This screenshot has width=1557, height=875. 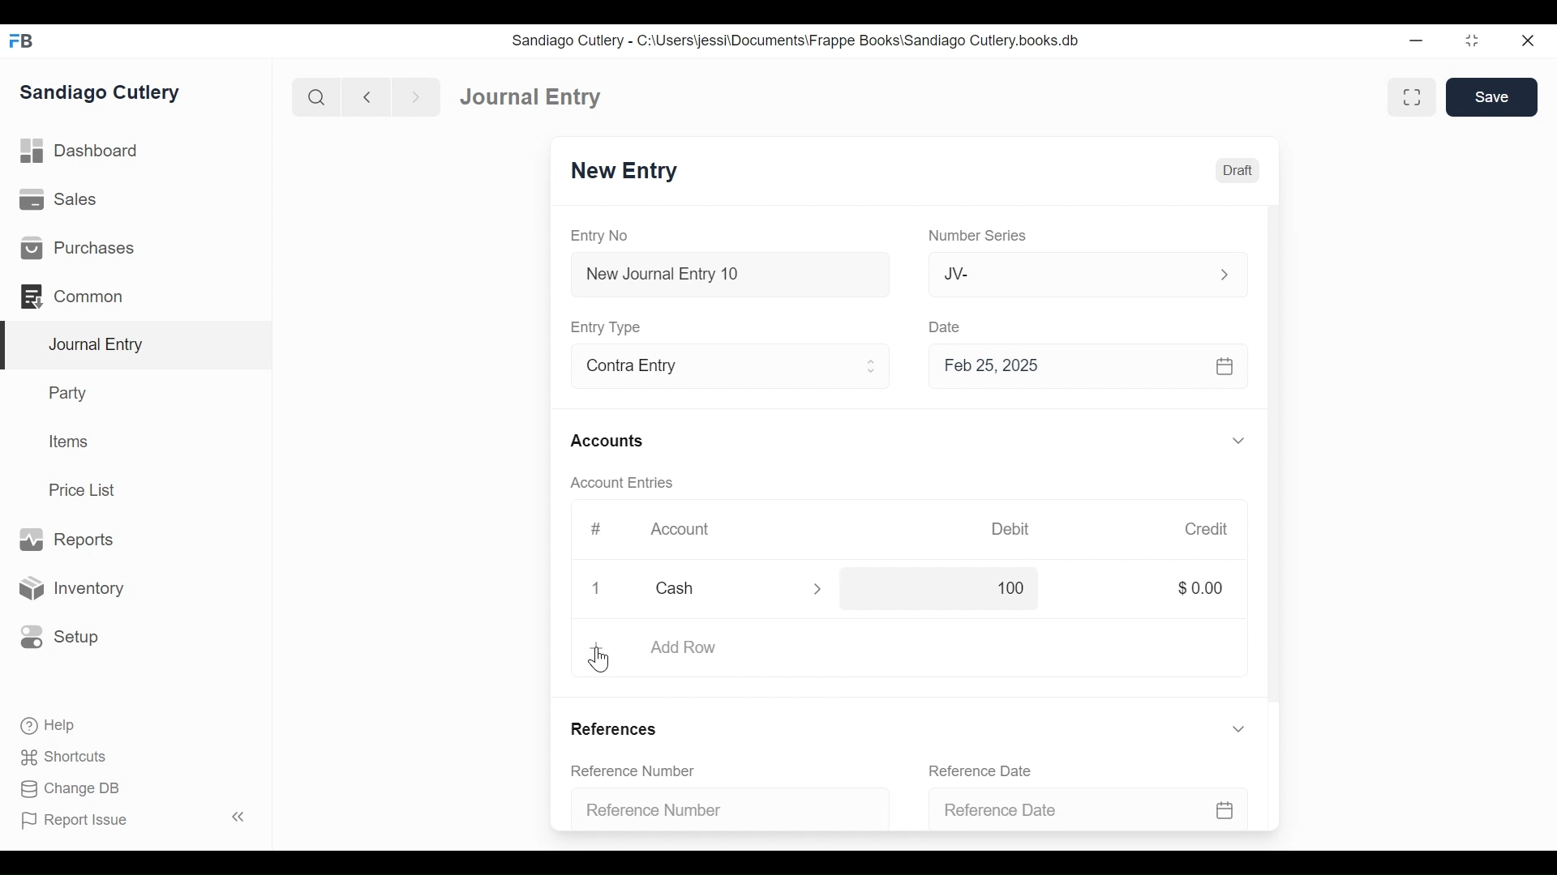 What do you see at coordinates (317, 96) in the screenshot?
I see `Search` at bounding box center [317, 96].